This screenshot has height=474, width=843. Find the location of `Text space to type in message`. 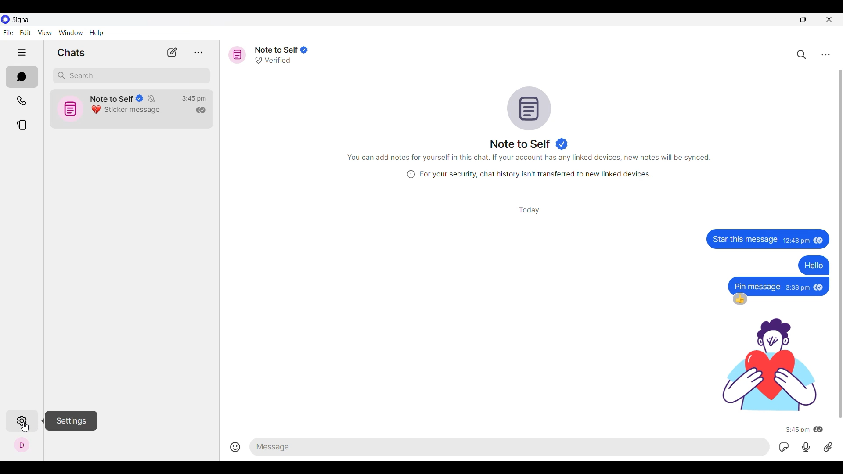

Text space to type in message is located at coordinates (512, 447).